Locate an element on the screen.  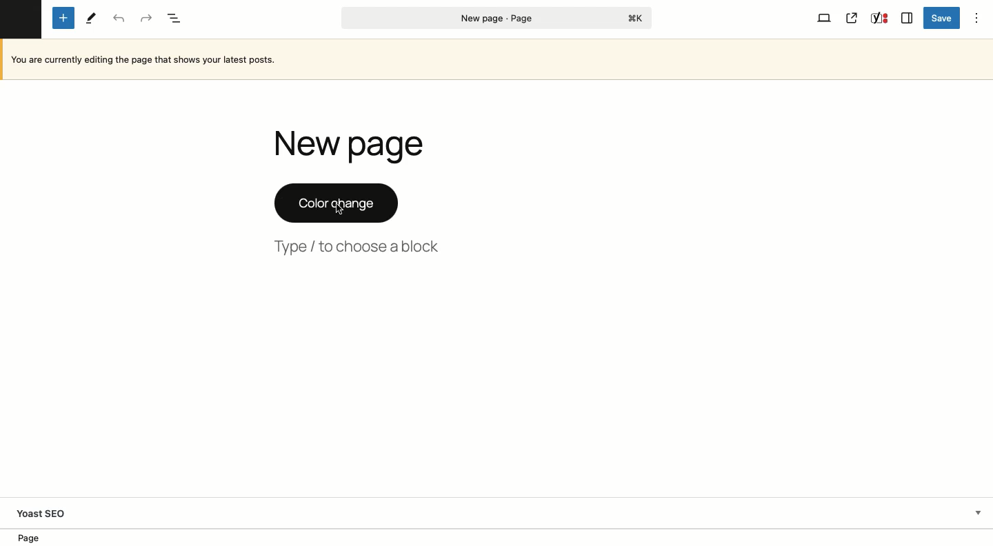
Currently editing the page that show your latest posts is located at coordinates (499, 59).